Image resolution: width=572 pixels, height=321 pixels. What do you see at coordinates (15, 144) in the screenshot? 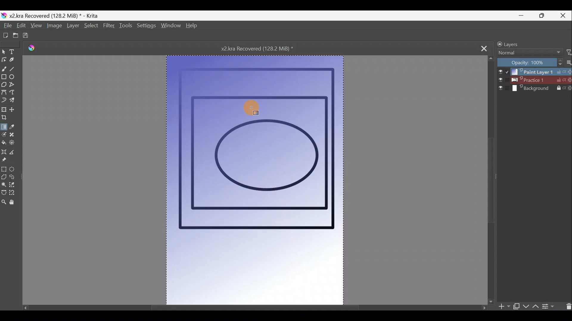
I see `Enclose & fill tool` at bounding box center [15, 144].